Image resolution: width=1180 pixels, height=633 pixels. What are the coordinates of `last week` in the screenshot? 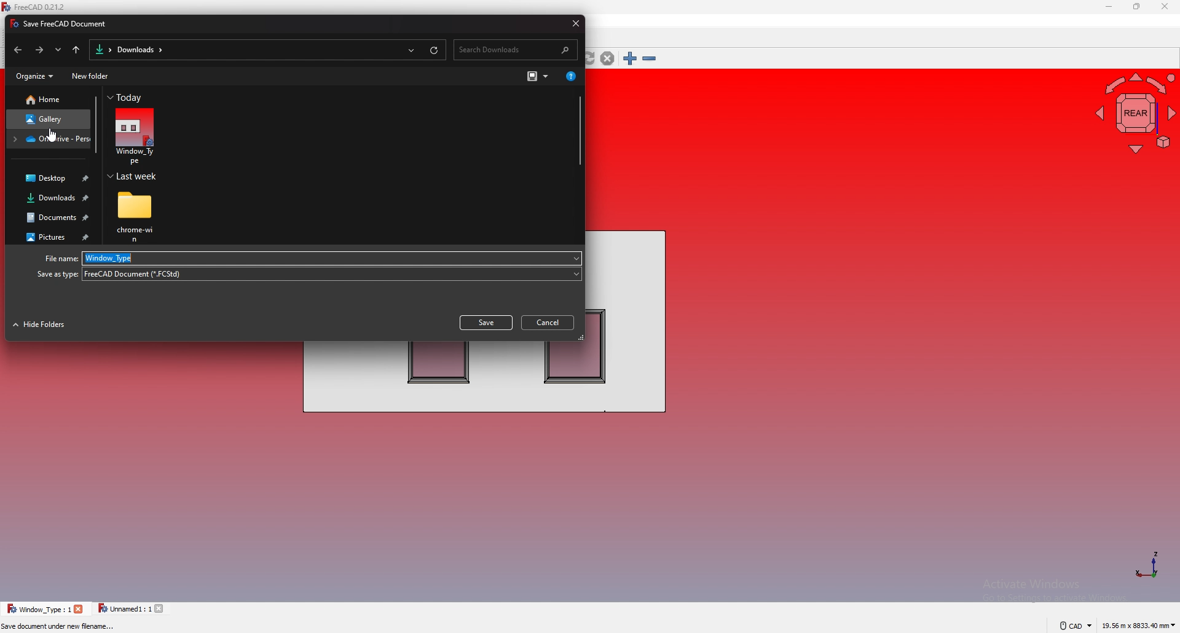 It's located at (136, 177).